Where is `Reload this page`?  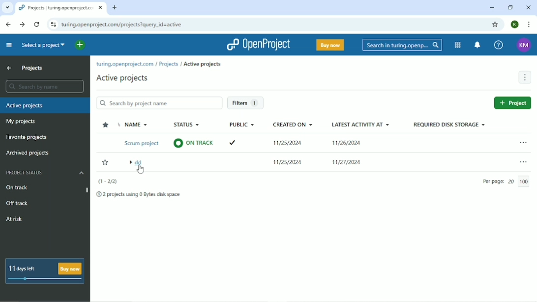
Reload this page is located at coordinates (36, 24).